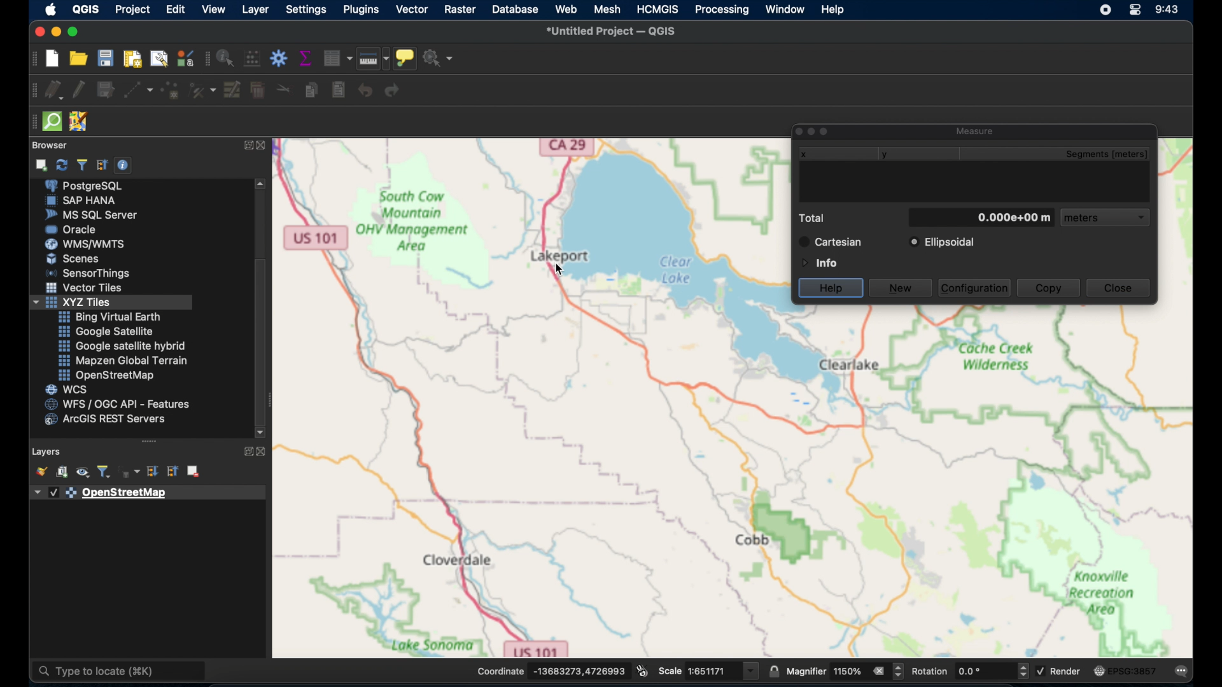  I want to click on help, so click(834, 11).